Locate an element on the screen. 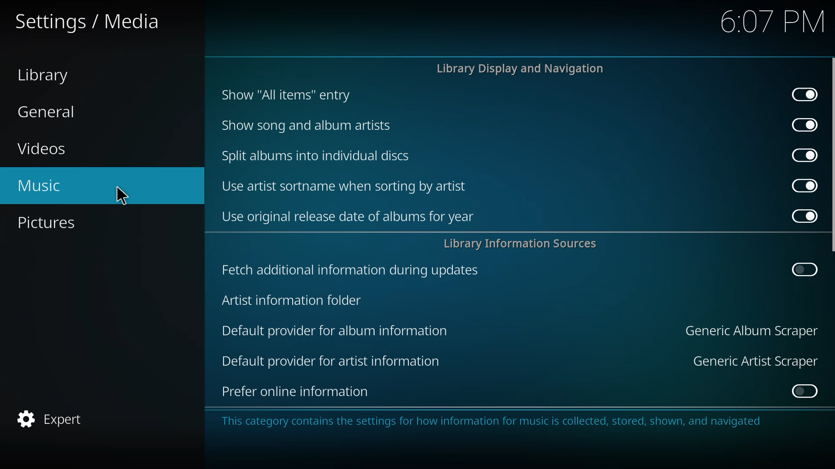  artist information  folder is located at coordinates (296, 300).